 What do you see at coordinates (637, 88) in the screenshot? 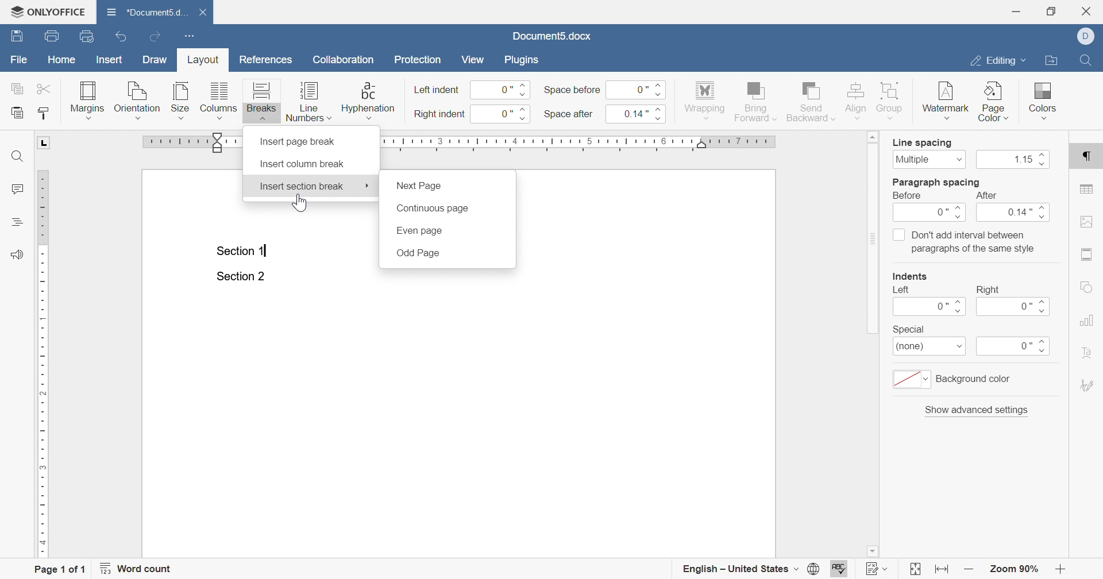
I see `0` at bounding box center [637, 88].